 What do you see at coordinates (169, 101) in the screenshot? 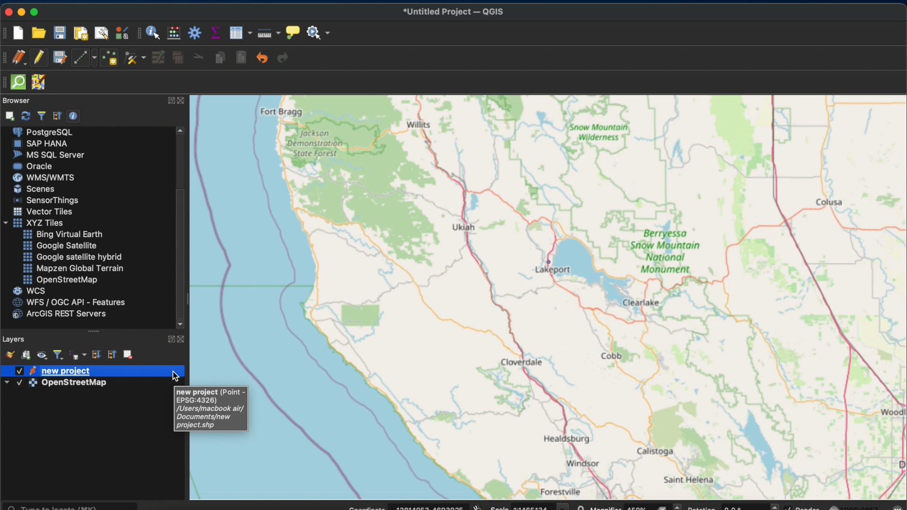
I see `expand` at bounding box center [169, 101].